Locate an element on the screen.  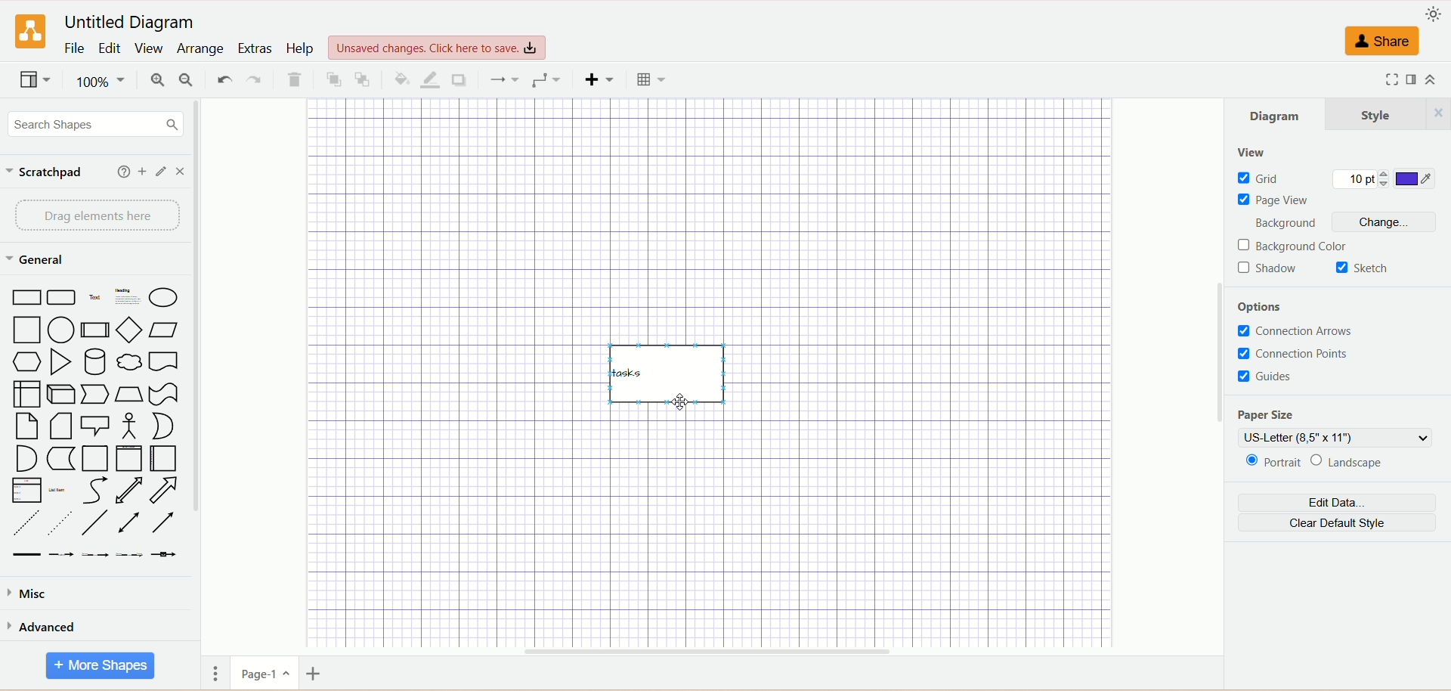
Two-way Arrow is located at coordinates (129, 491).